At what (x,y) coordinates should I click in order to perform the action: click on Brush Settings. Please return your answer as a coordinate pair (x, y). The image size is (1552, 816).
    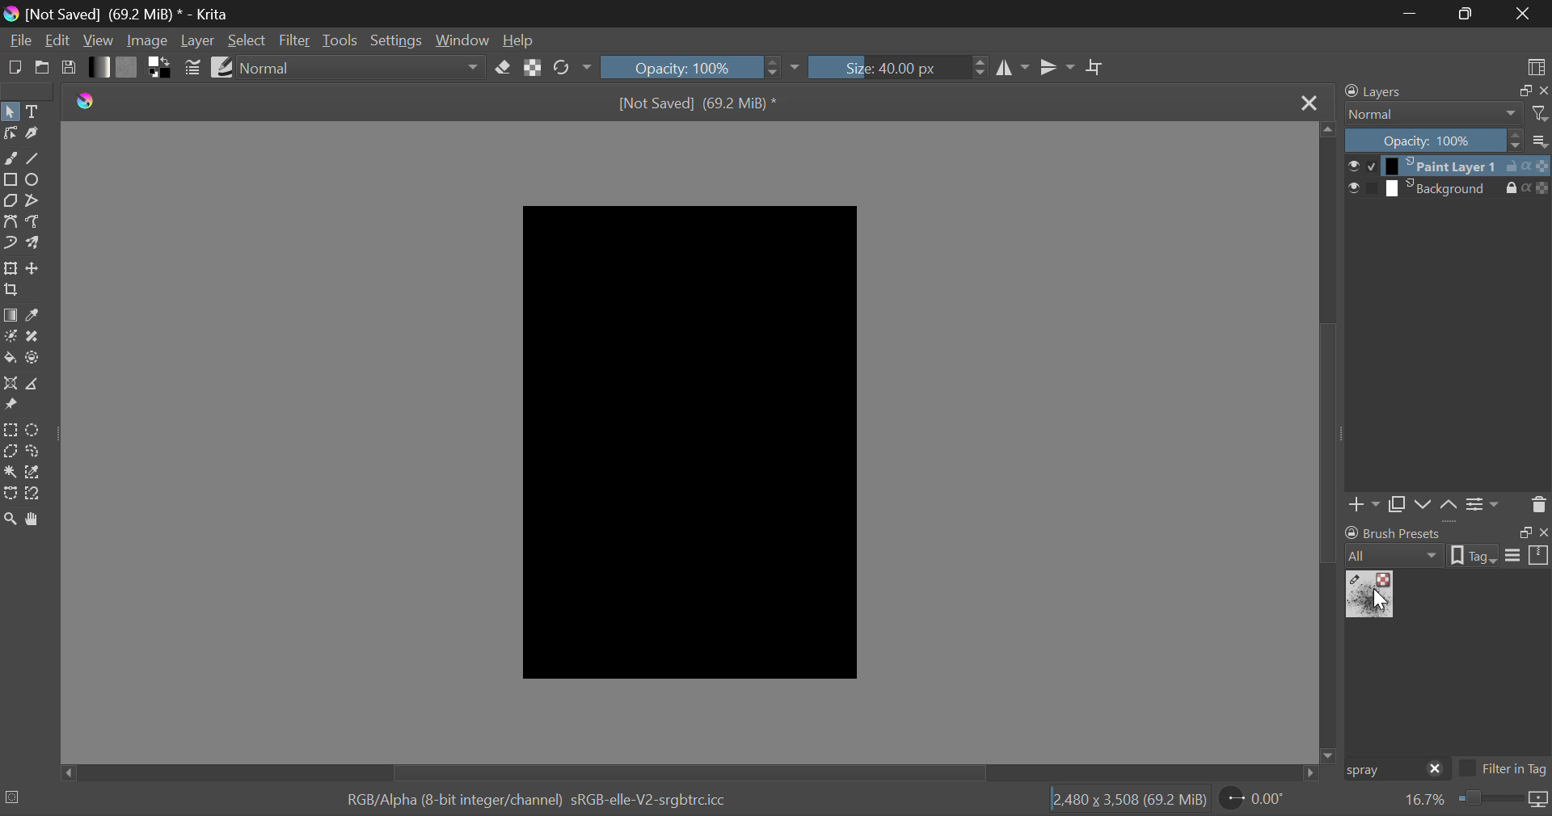
    Looking at the image, I should click on (193, 69).